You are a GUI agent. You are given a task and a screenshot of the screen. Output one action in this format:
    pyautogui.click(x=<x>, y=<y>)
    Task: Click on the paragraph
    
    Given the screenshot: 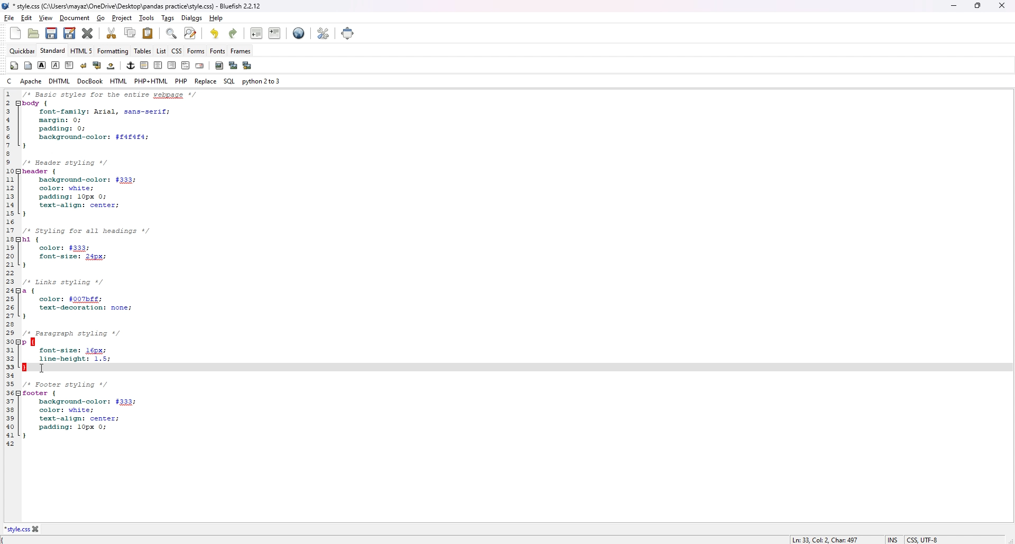 What is the action you would take?
    pyautogui.click(x=70, y=65)
    